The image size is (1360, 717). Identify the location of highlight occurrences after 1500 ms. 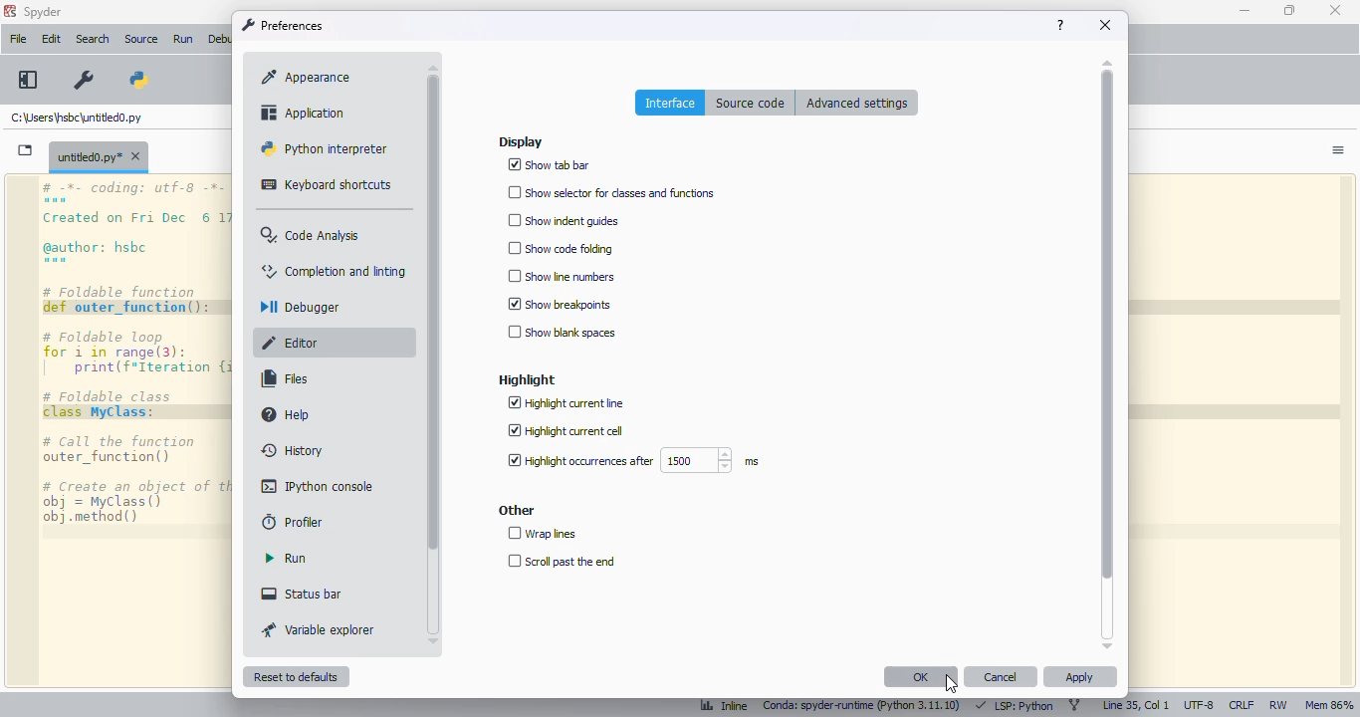
(631, 461).